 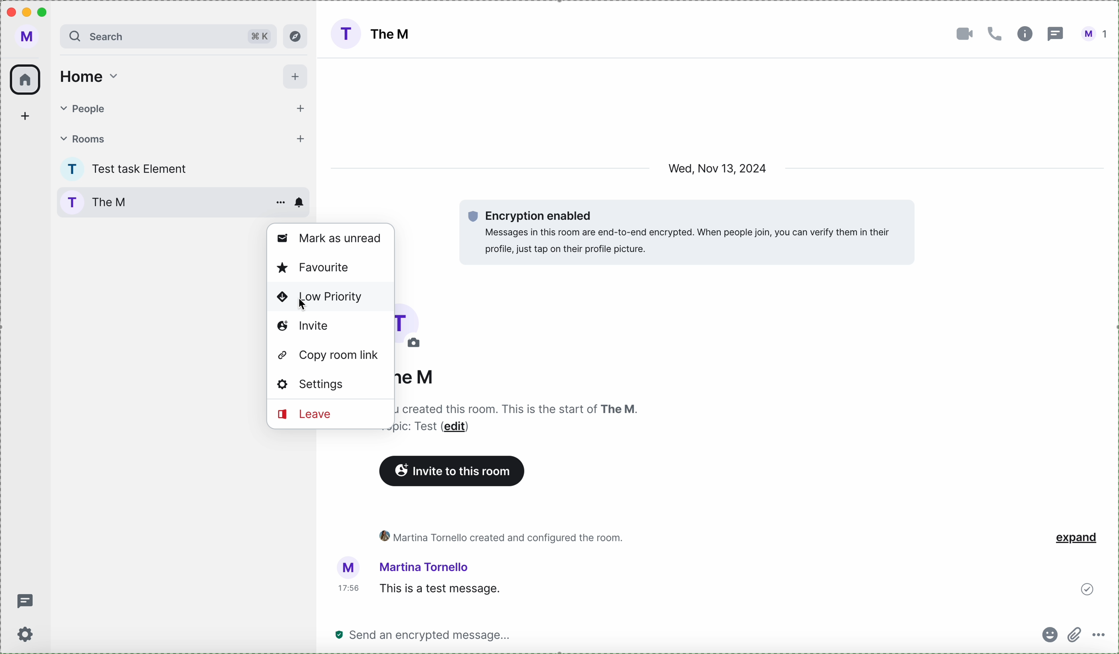 I want to click on profile, so click(x=27, y=35).